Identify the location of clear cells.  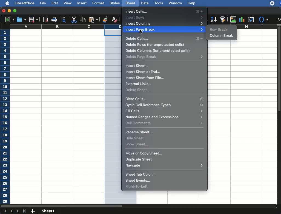
(165, 99).